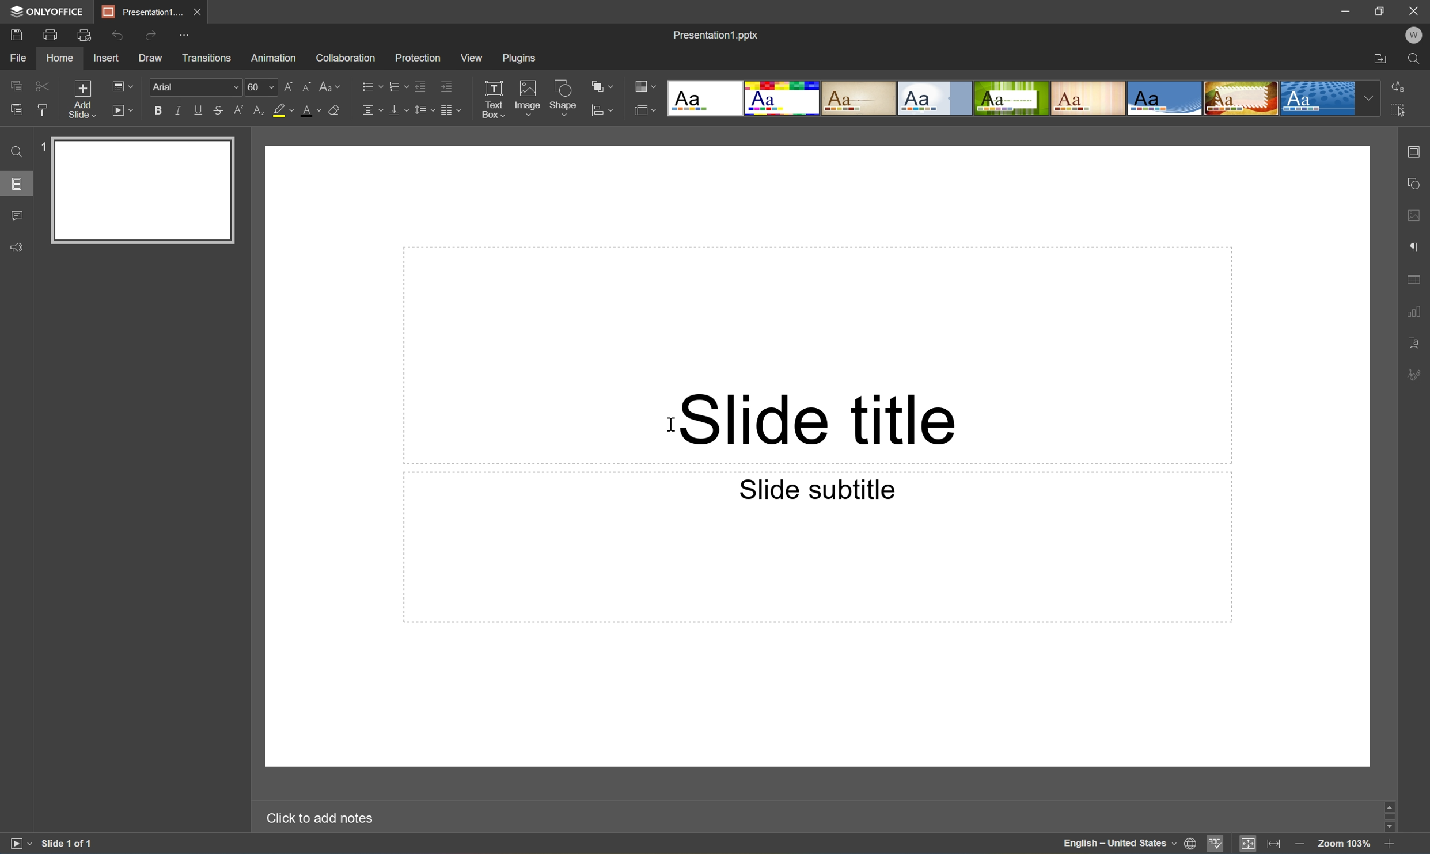  Describe the element at coordinates (139, 12) in the screenshot. I see `Presentation1...` at that location.